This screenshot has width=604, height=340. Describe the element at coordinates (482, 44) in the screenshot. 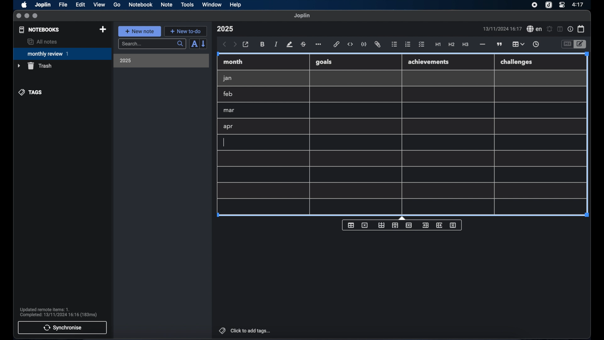

I see `horizontal rule` at that location.